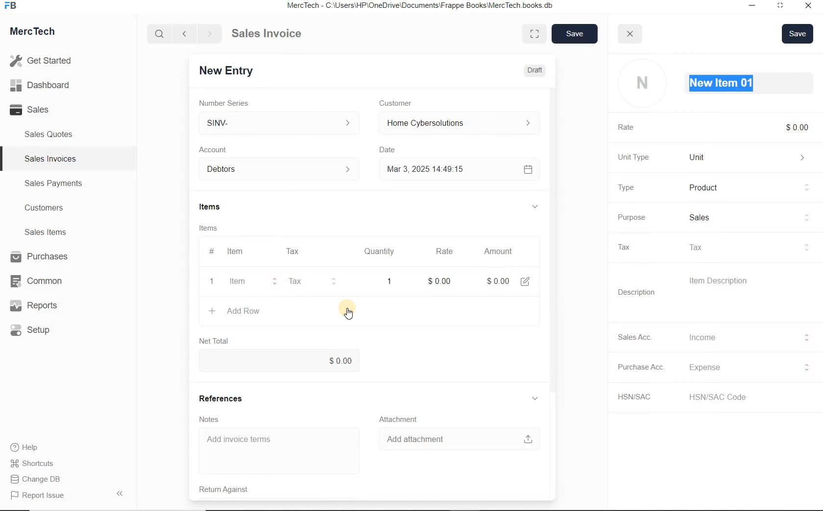 This screenshot has height=511, width=823. What do you see at coordinates (424, 170) in the screenshot?
I see `Mar 3, 2025 14:49:15` at bounding box center [424, 170].